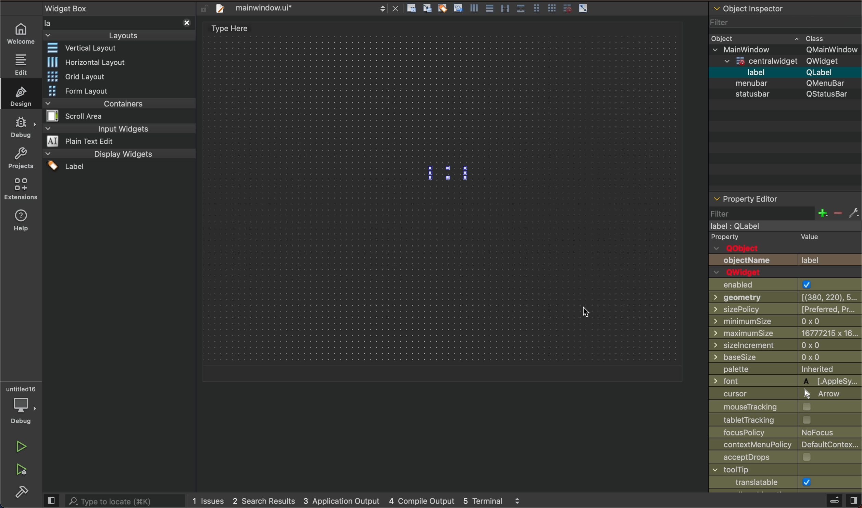 Image resolution: width=862 pixels, height=508 pixels. Describe the element at coordinates (22, 127) in the screenshot. I see `debug` at that location.